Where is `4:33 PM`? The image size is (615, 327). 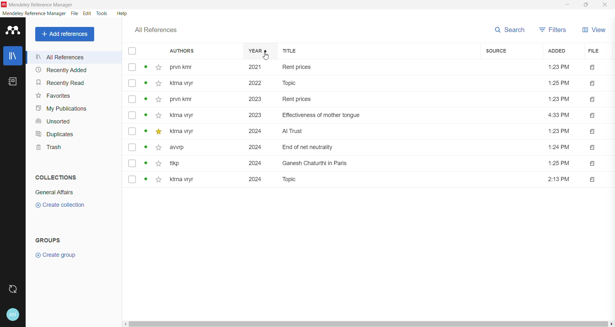
4:33 PM is located at coordinates (560, 115).